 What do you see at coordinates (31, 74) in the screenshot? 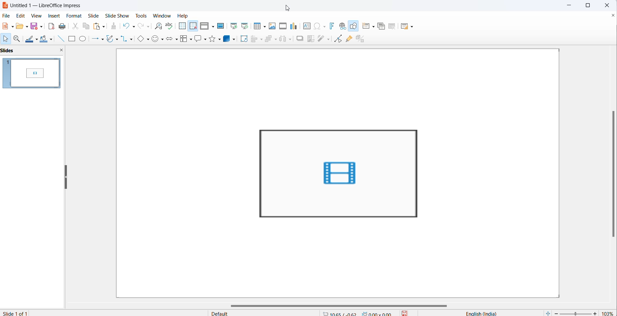
I see `slides` at bounding box center [31, 74].